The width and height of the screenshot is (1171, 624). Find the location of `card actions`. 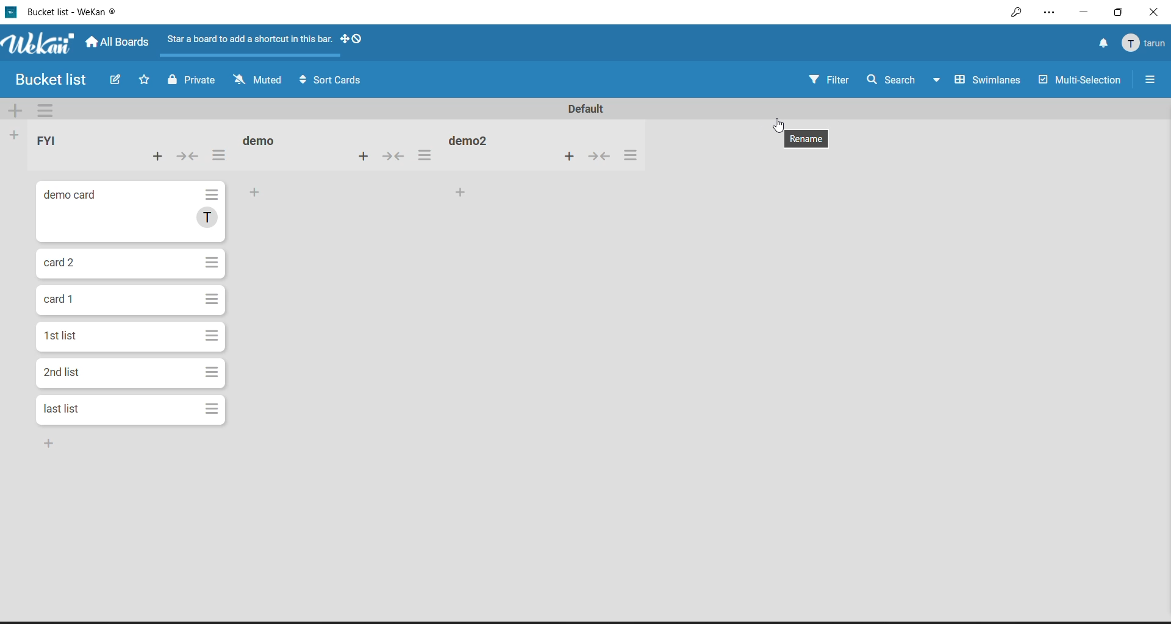

card actions is located at coordinates (212, 374).